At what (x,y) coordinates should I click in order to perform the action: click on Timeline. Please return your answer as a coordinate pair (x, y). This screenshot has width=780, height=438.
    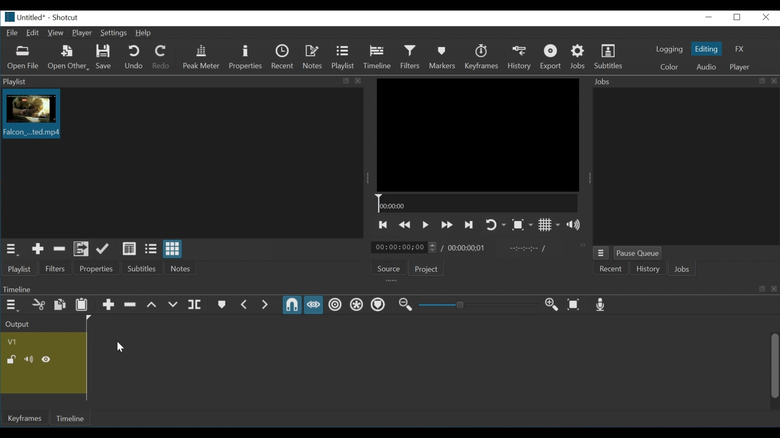
    Looking at the image, I should click on (479, 204).